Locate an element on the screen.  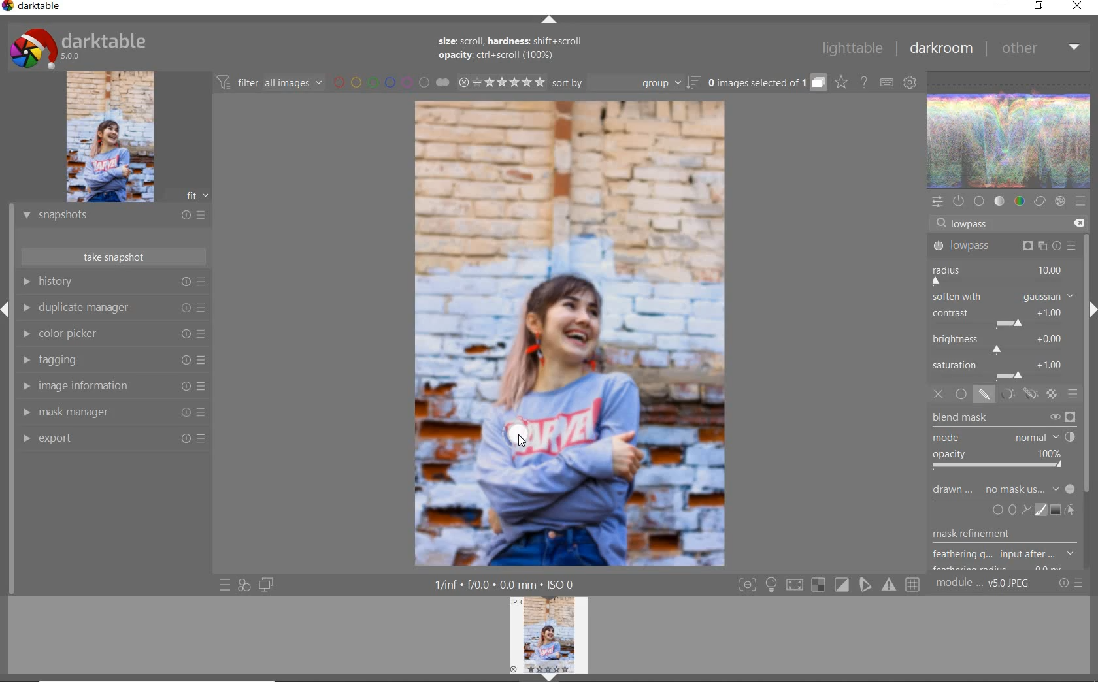
expand/collapse is located at coordinates (548, 20).